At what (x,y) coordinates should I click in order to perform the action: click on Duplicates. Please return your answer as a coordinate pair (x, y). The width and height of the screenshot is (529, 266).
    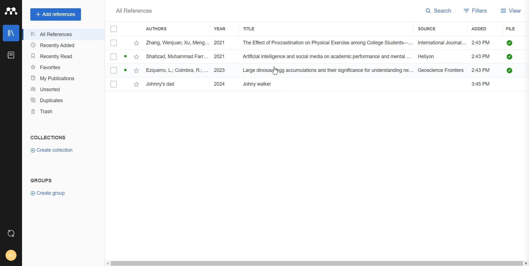
    Looking at the image, I should click on (61, 99).